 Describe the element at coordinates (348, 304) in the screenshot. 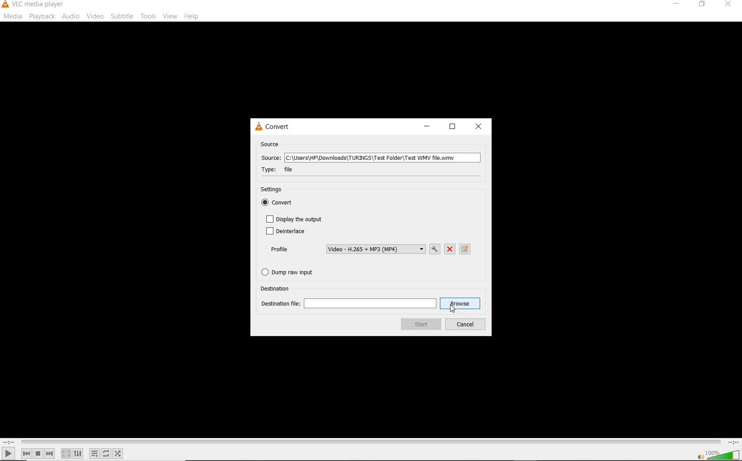

I see `destination file: ` at that location.